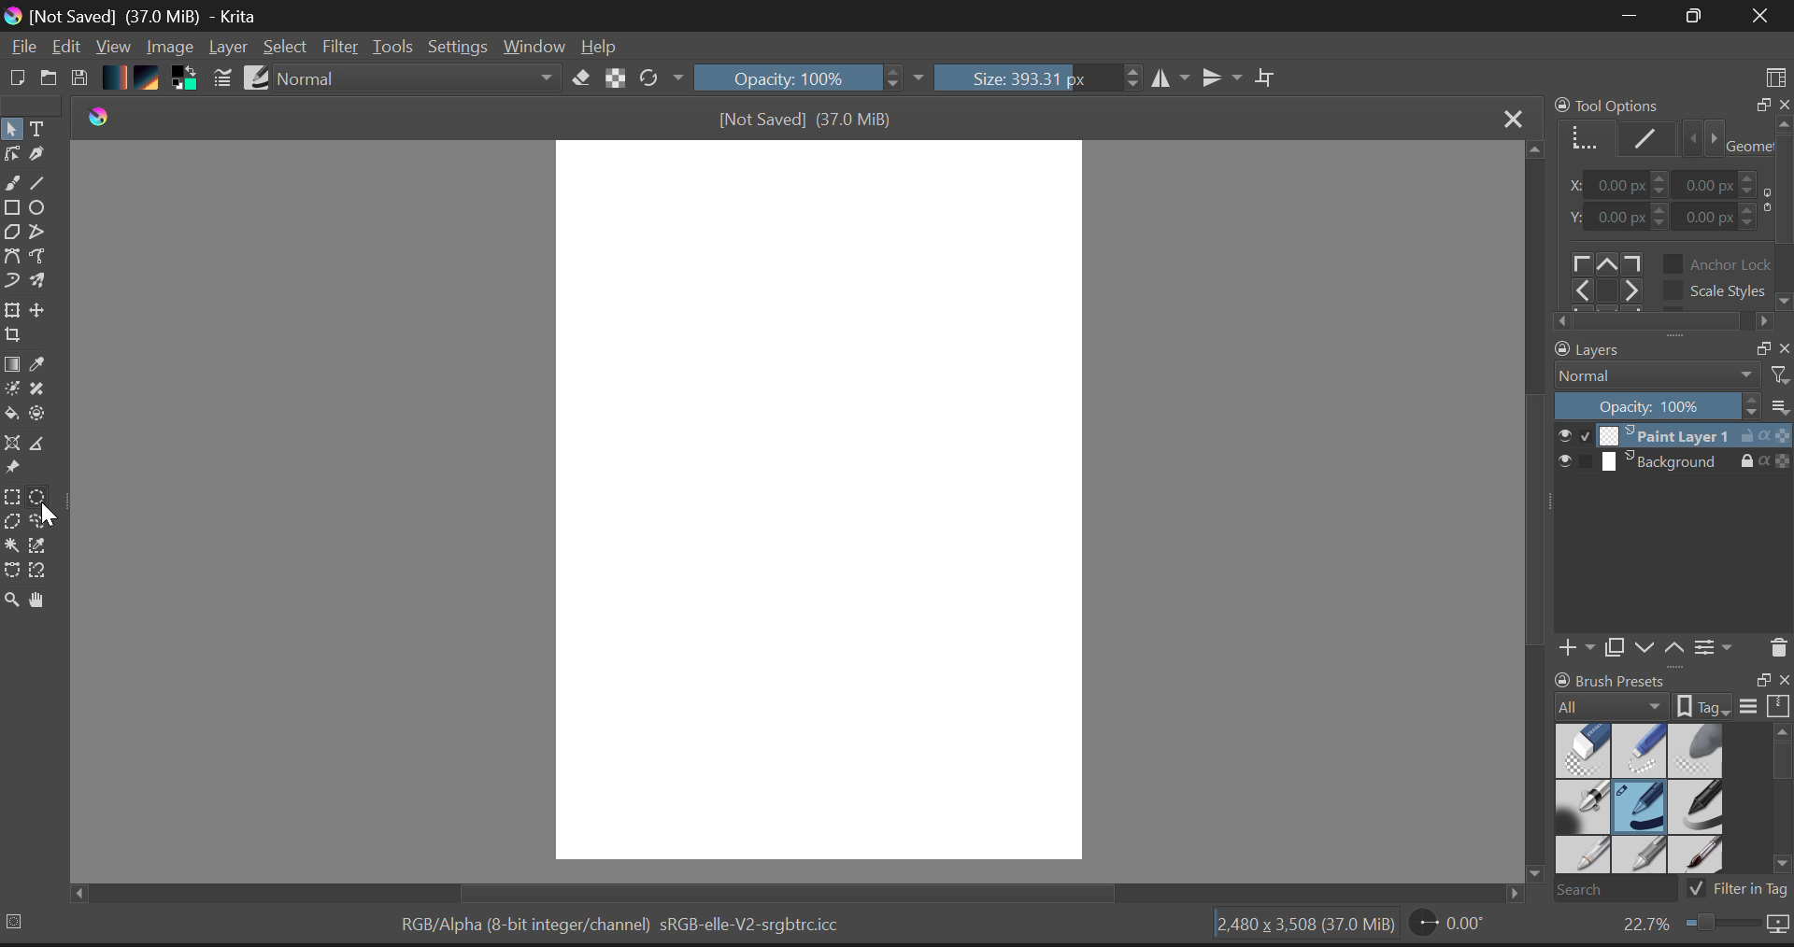 Image resolution: width=1794 pixels, height=947 pixels. Describe the element at coordinates (116, 78) in the screenshot. I see `Gradient` at that location.